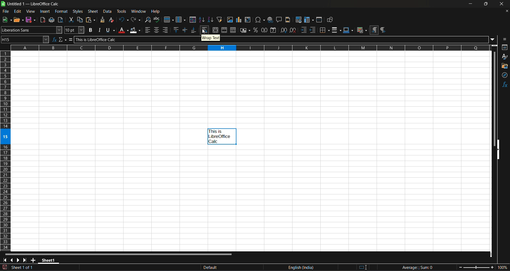  Describe the element at coordinates (299, 20) in the screenshot. I see `define print area` at that location.